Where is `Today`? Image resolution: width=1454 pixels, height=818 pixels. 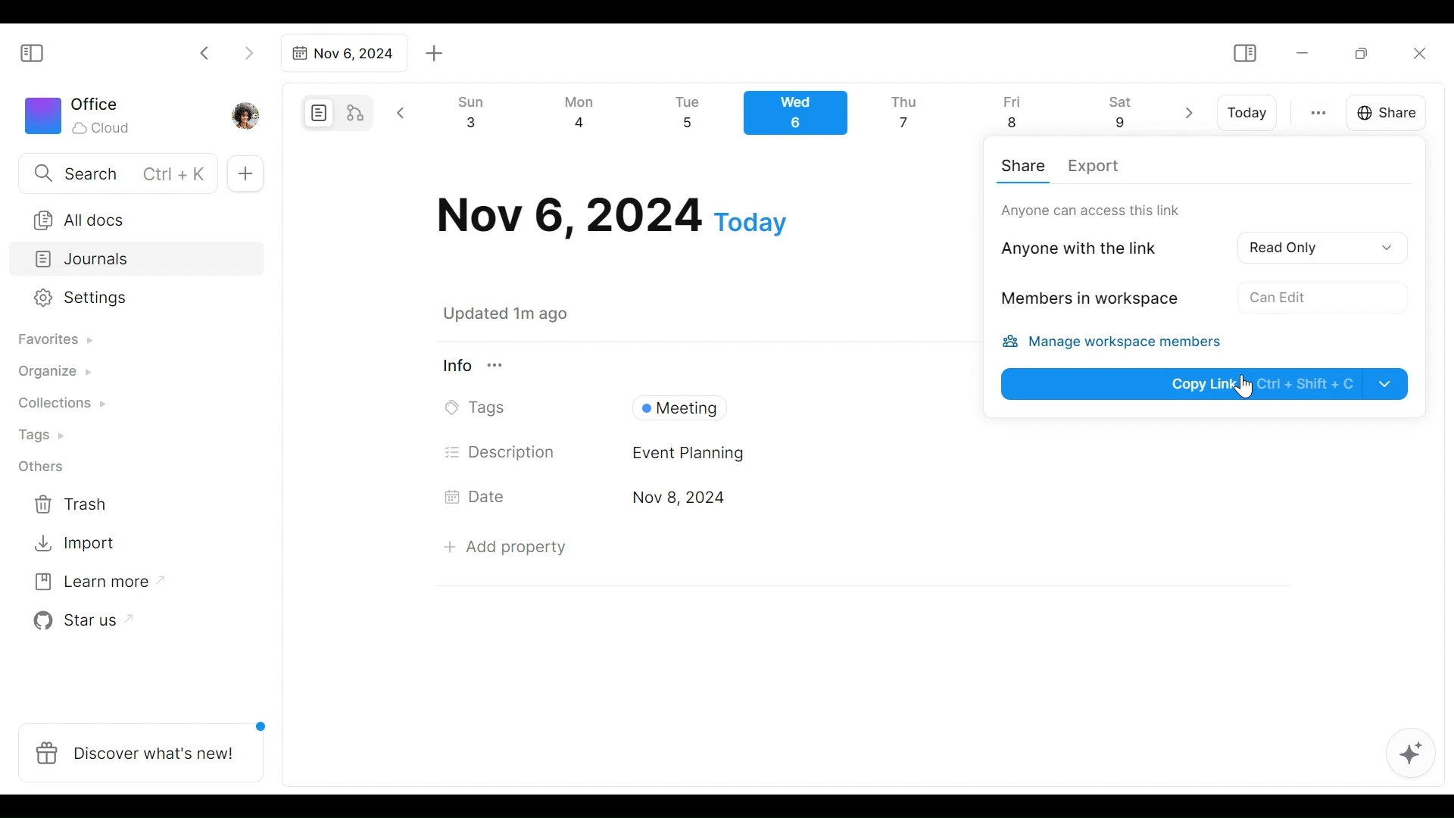 Today is located at coordinates (1249, 113).